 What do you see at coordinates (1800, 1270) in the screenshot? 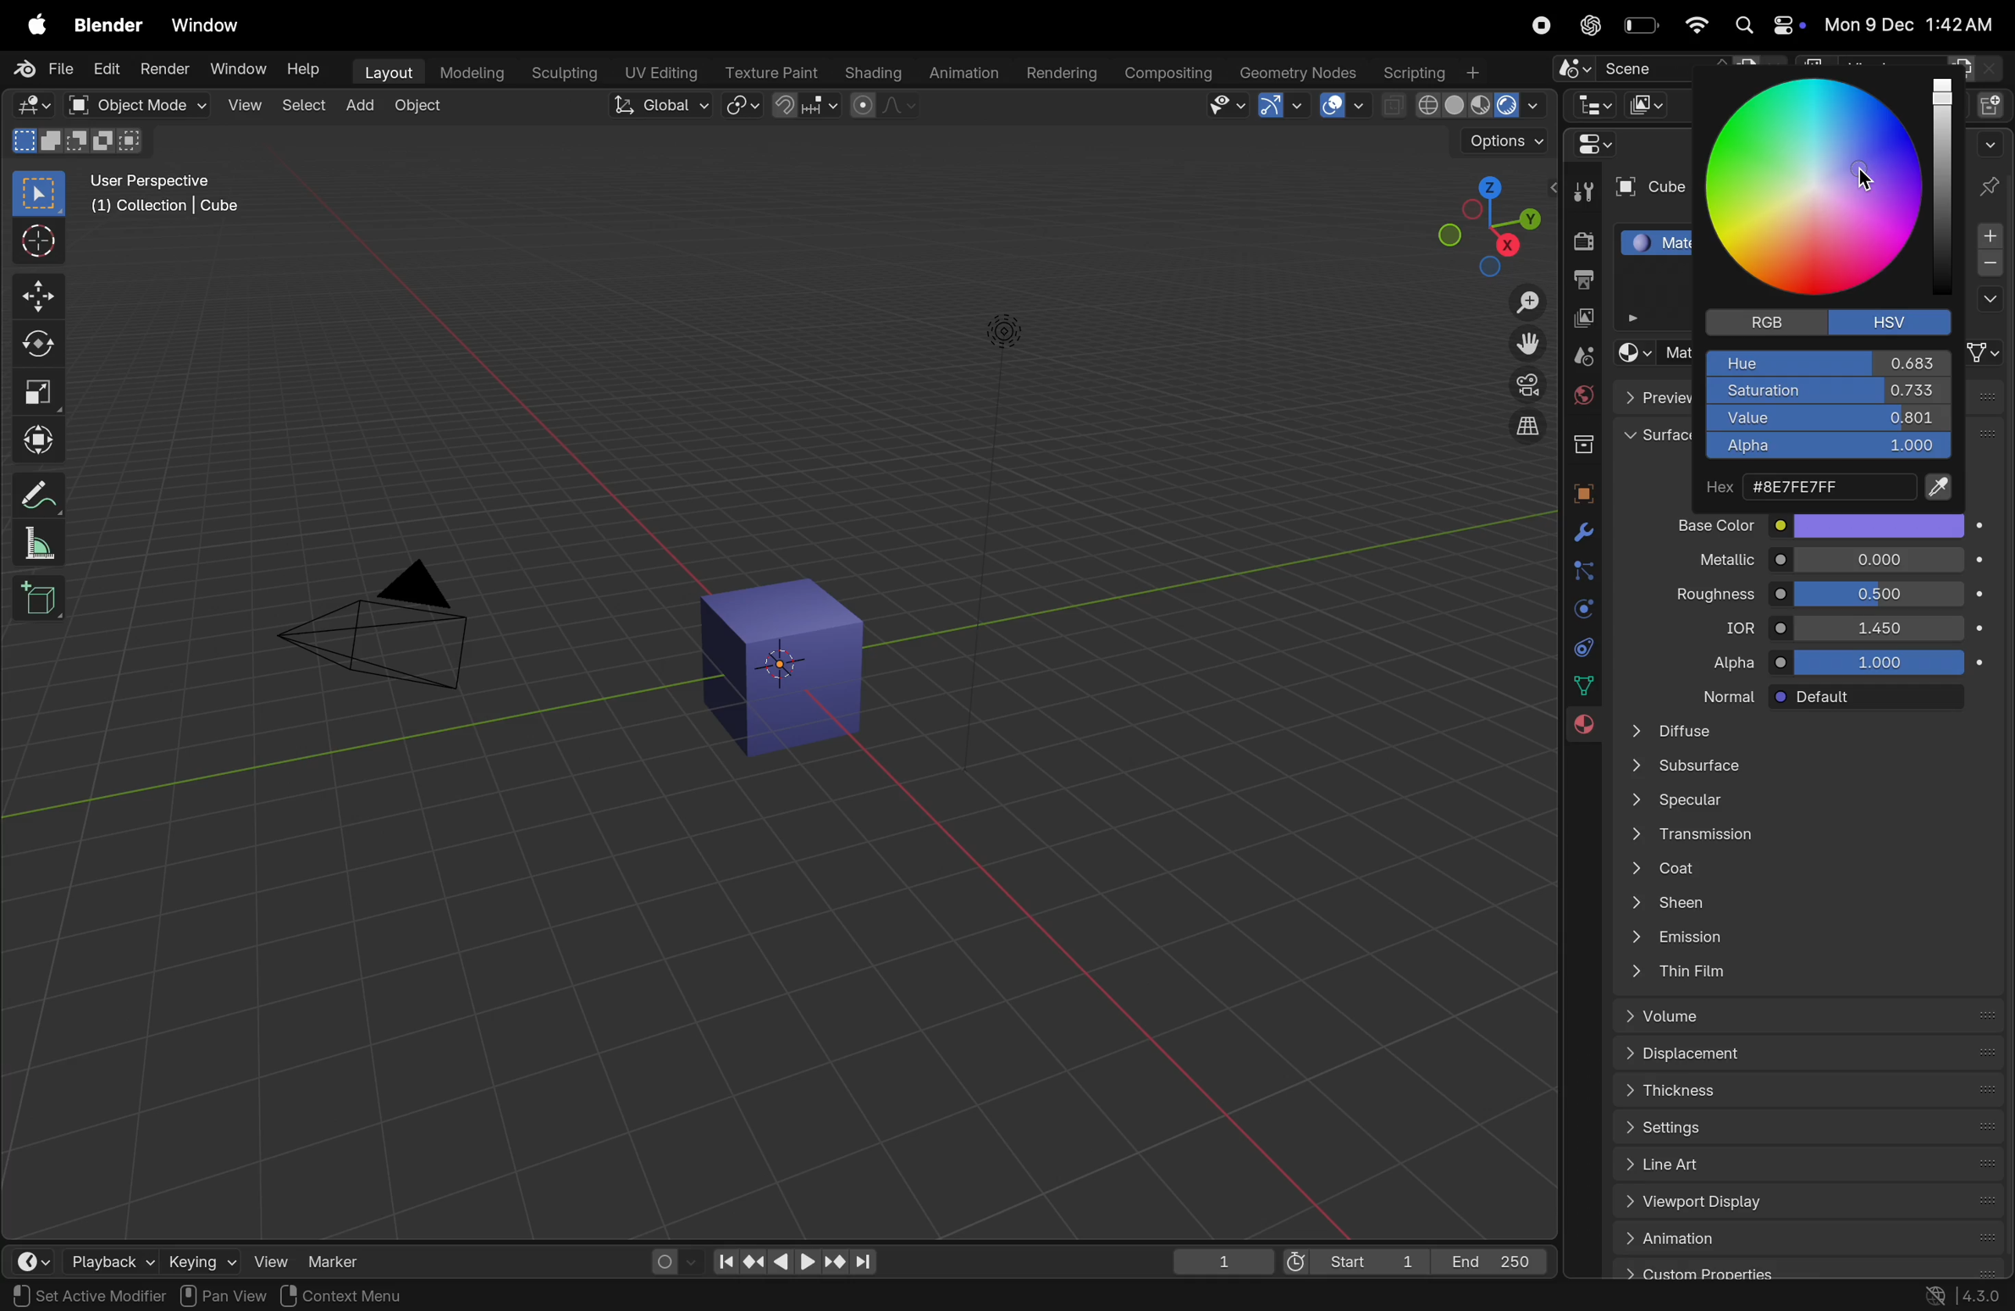
I see `custom properties` at bounding box center [1800, 1270].